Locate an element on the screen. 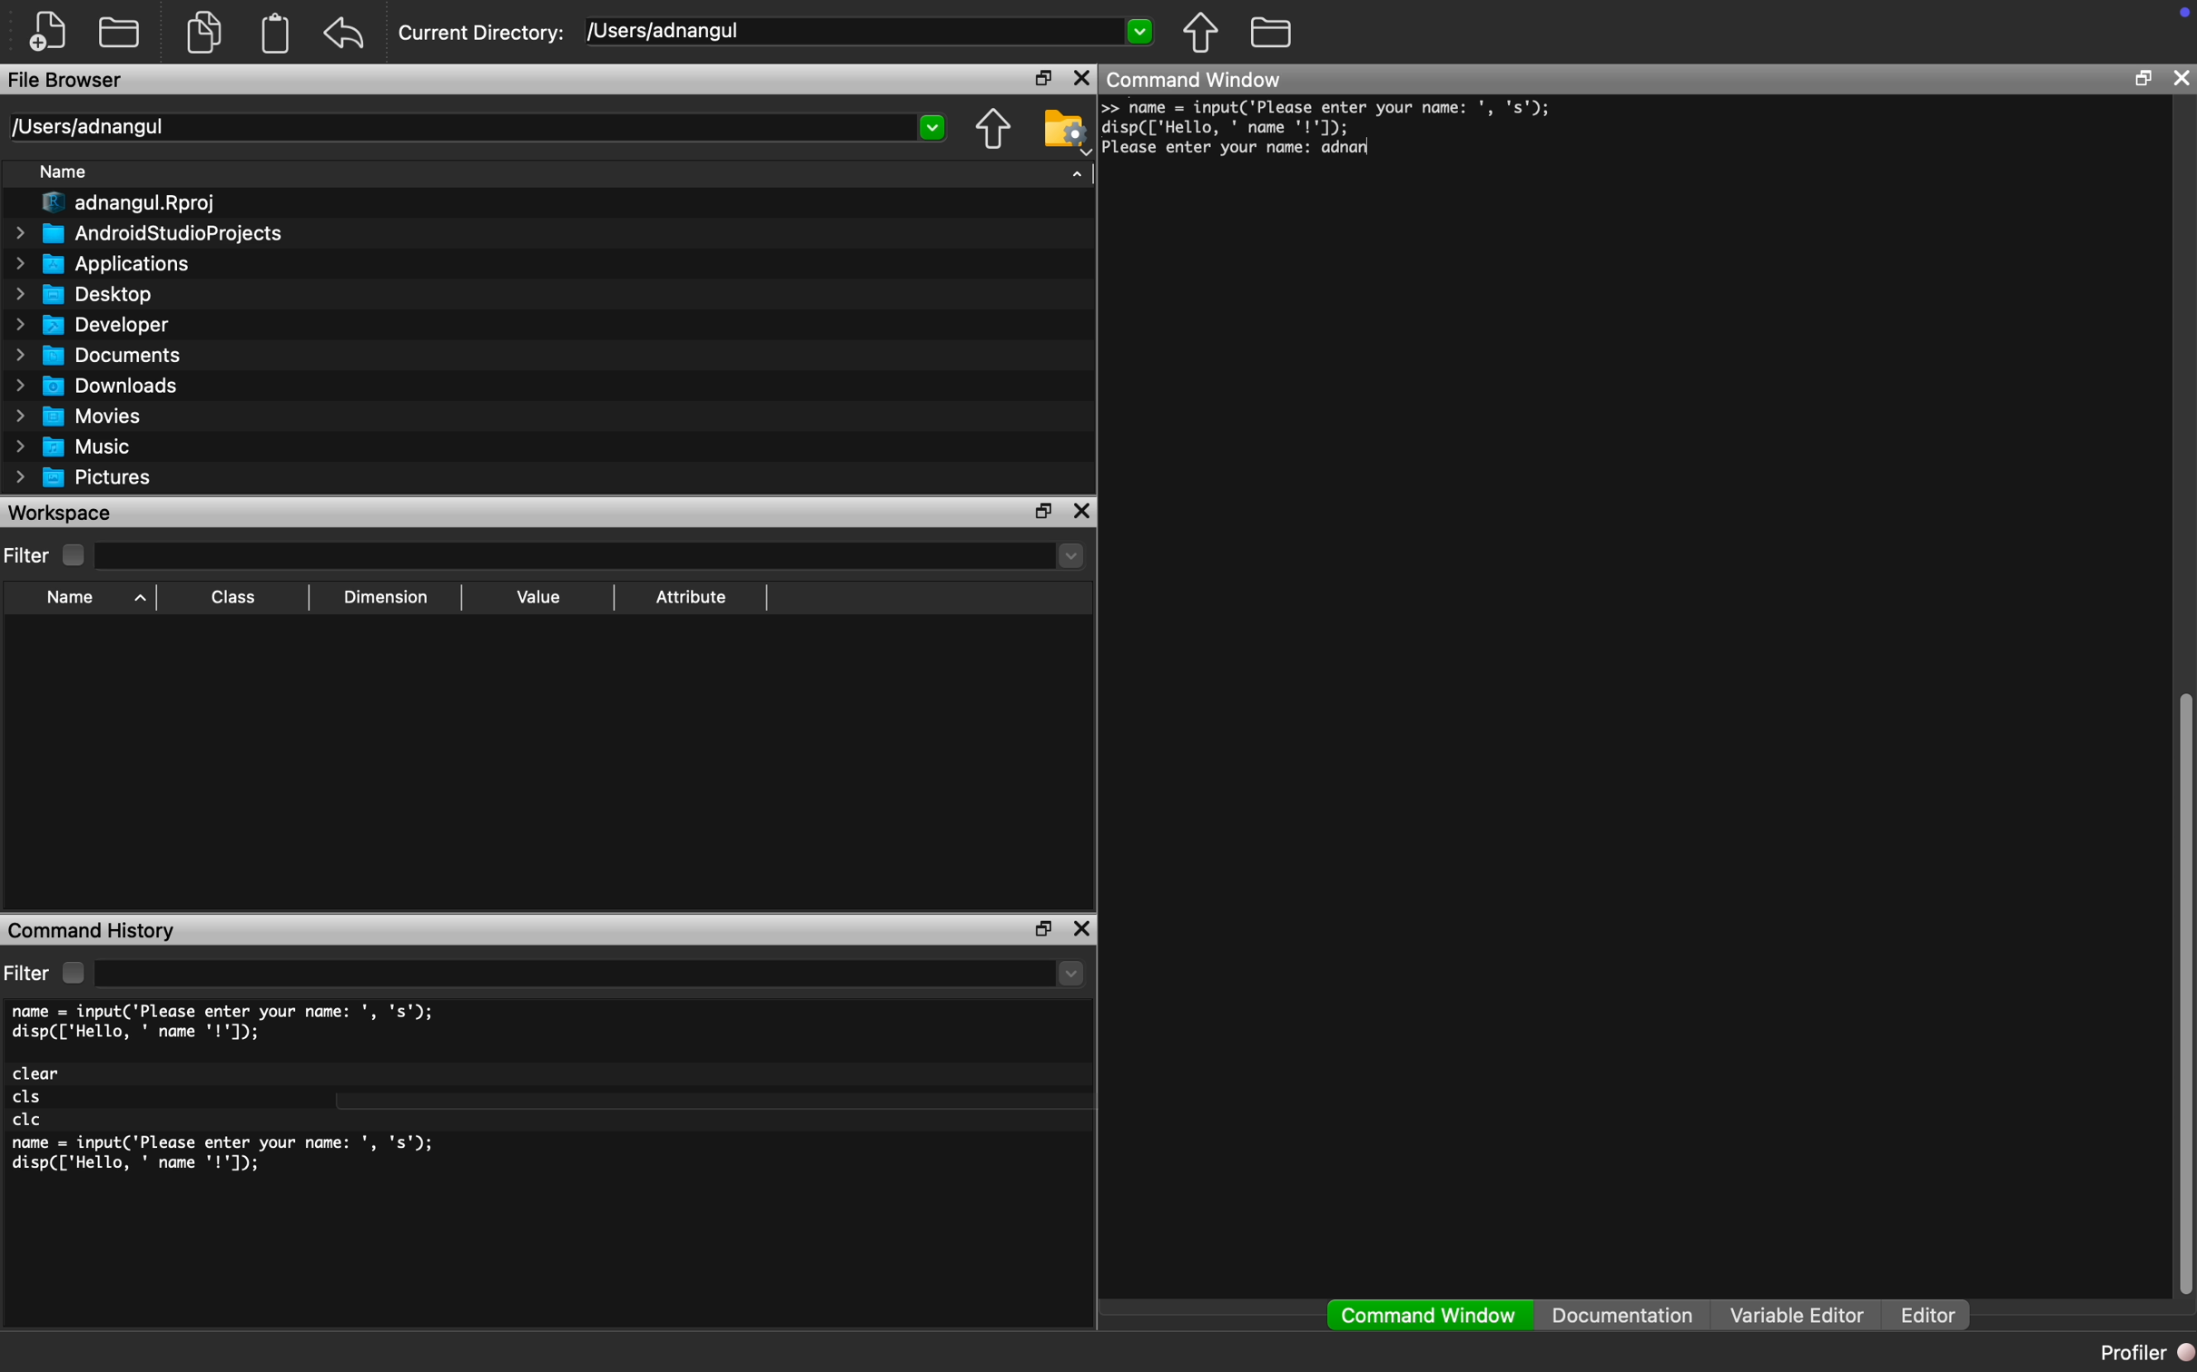 The height and width of the screenshot is (1372, 2197). maximize is located at coordinates (1043, 510).